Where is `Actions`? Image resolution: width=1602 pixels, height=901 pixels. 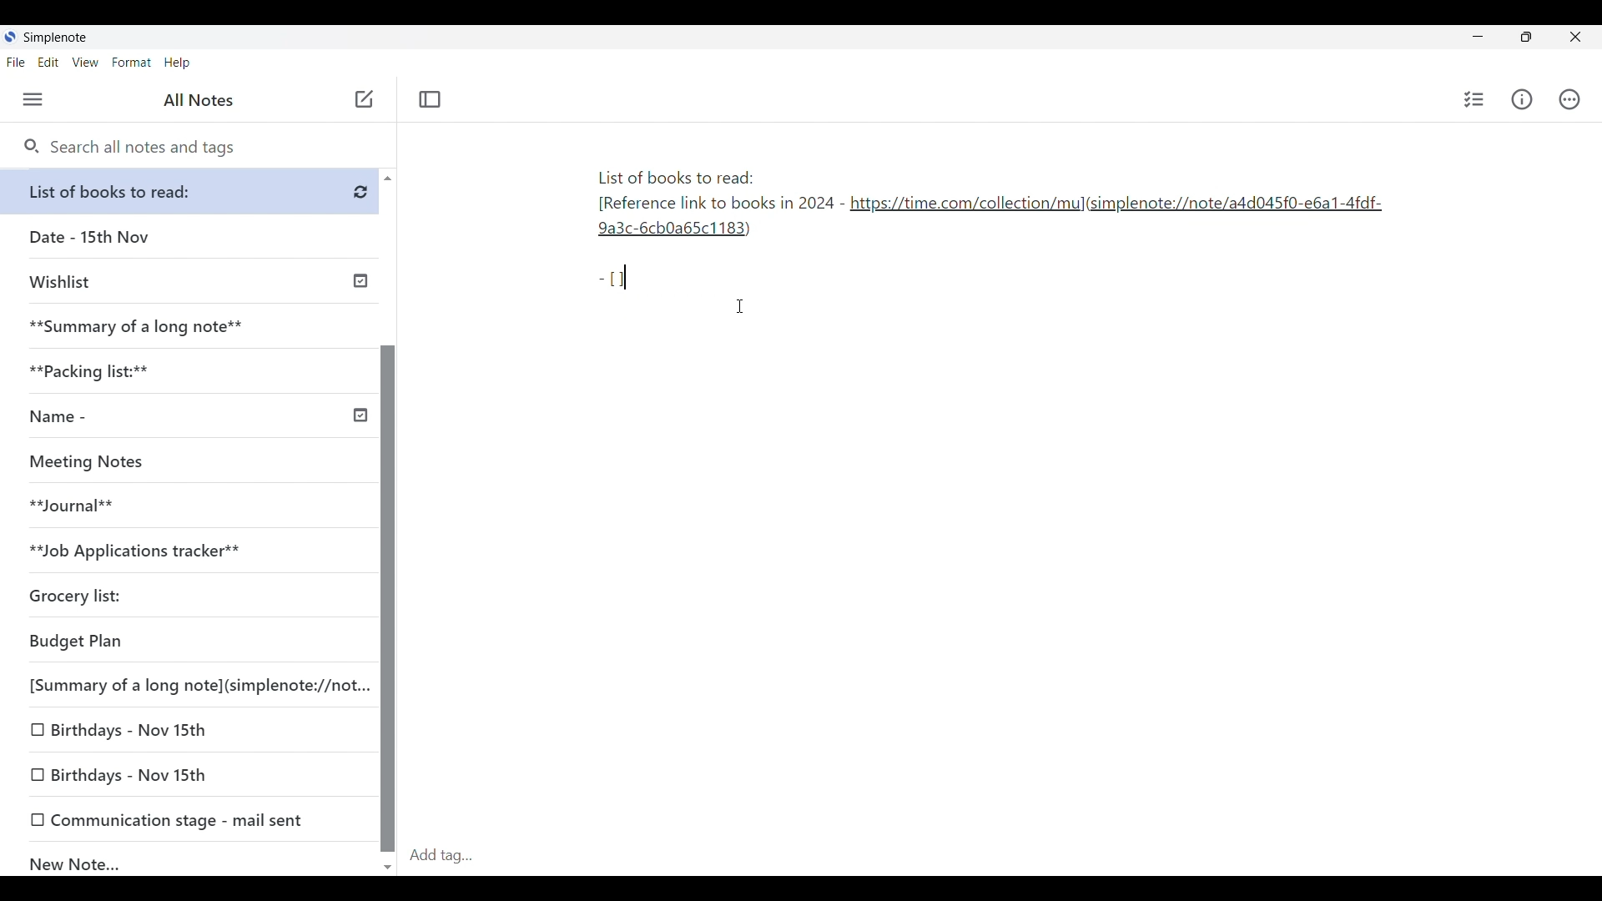
Actions is located at coordinates (1569, 99).